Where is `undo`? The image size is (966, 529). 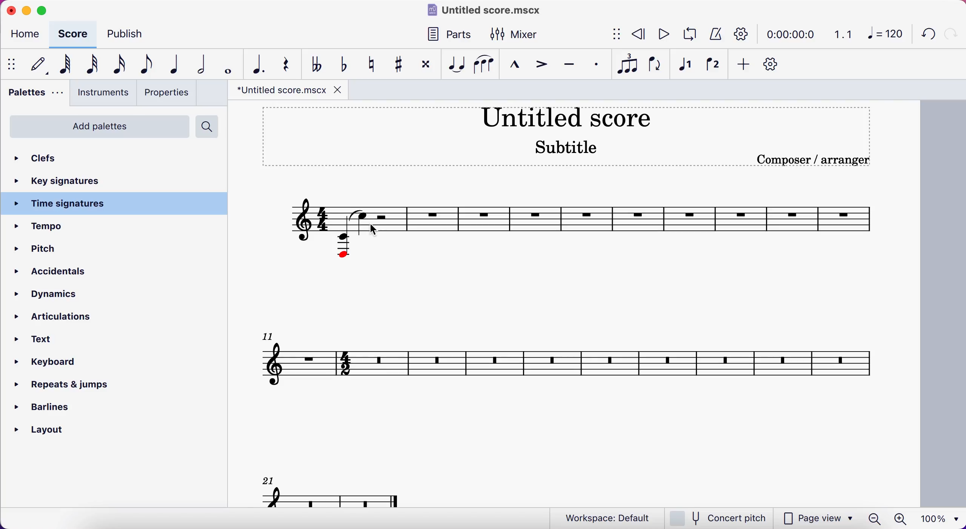
undo is located at coordinates (924, 36).